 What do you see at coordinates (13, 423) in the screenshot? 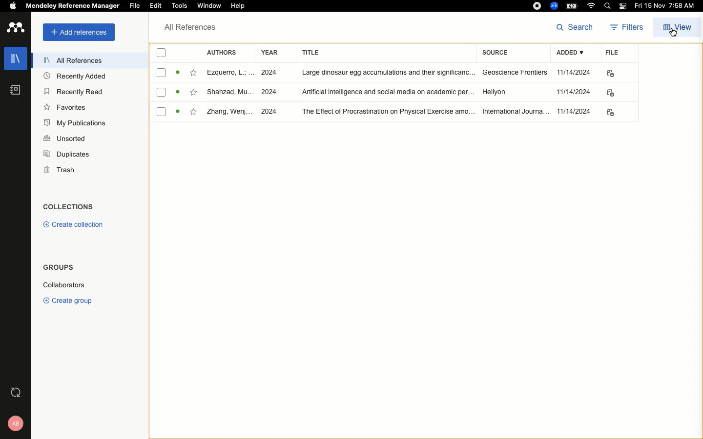
I see `Account and help` at bounding box center [13, 423].